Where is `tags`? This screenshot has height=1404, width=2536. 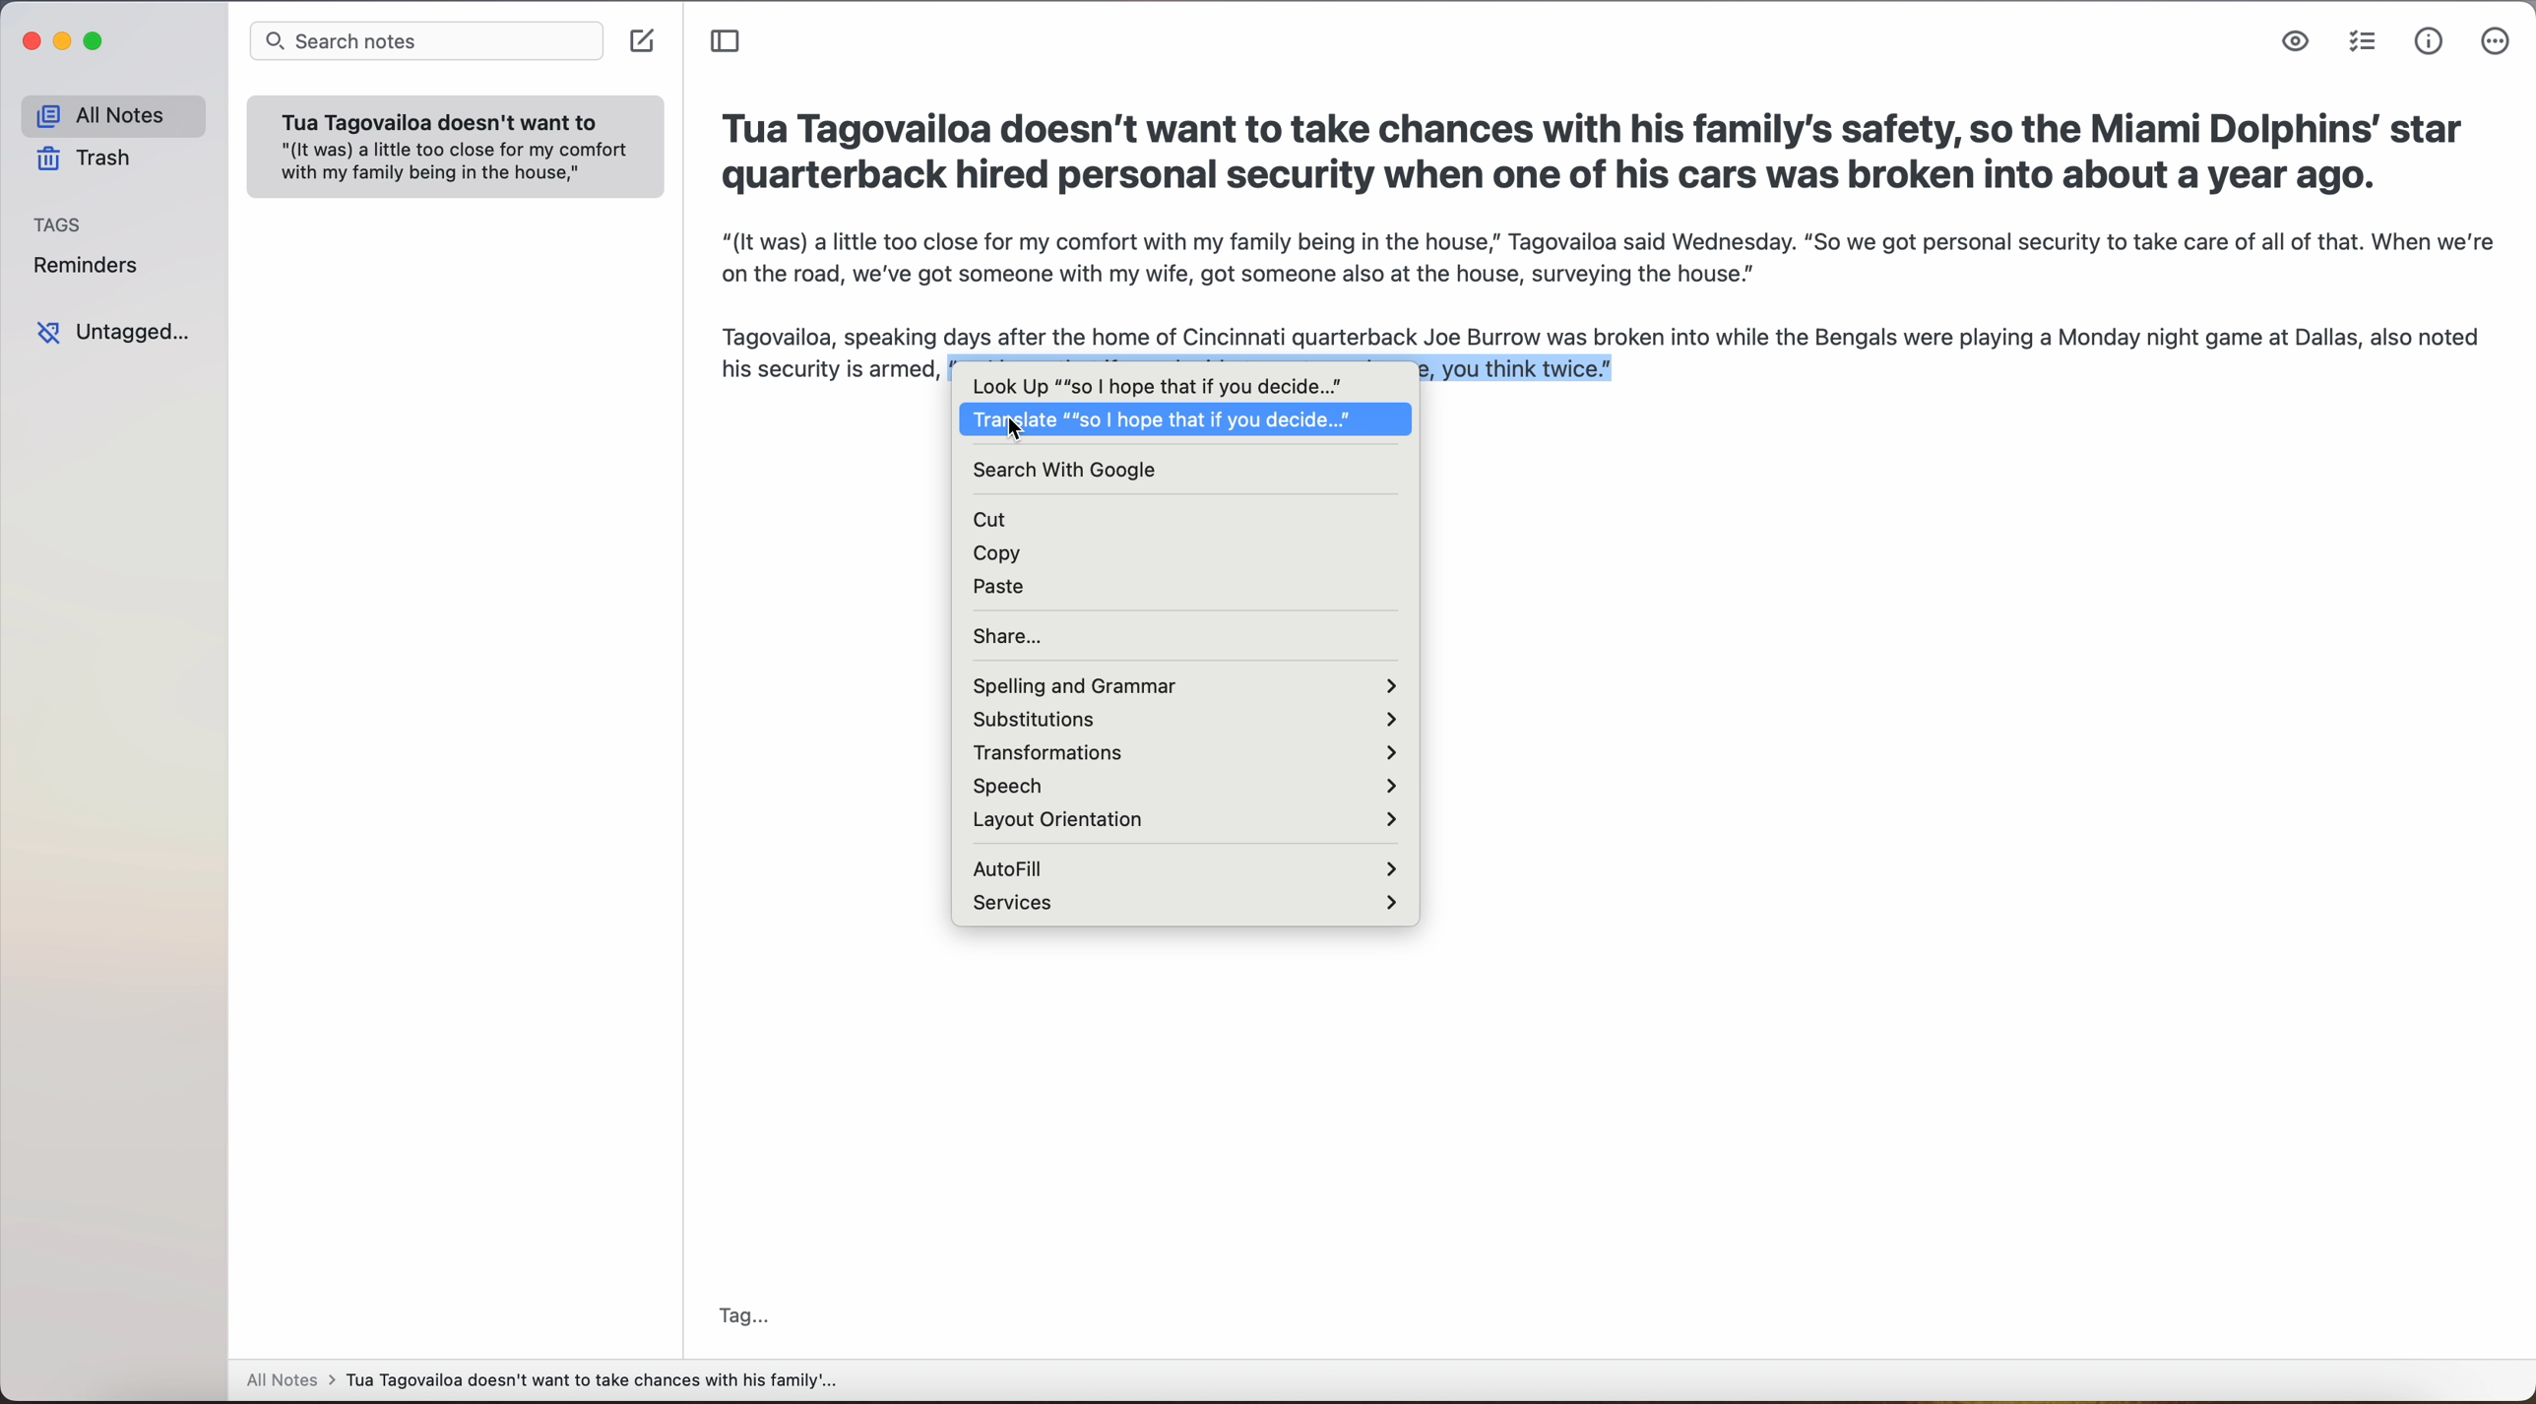 tags is located at coordinates (60, 224).